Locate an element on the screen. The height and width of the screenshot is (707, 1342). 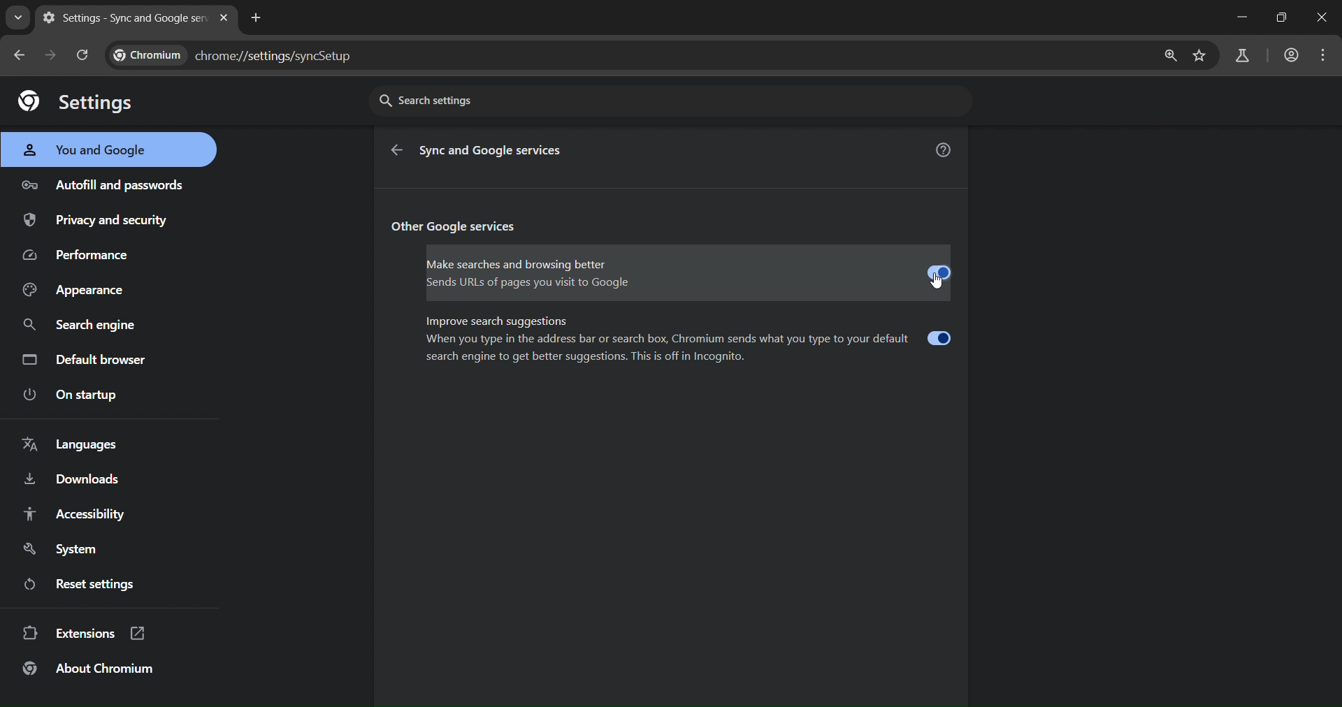
Make searches and browsing better
Sends URLs of pages you visit to Google is located at coordinates (689, 275).